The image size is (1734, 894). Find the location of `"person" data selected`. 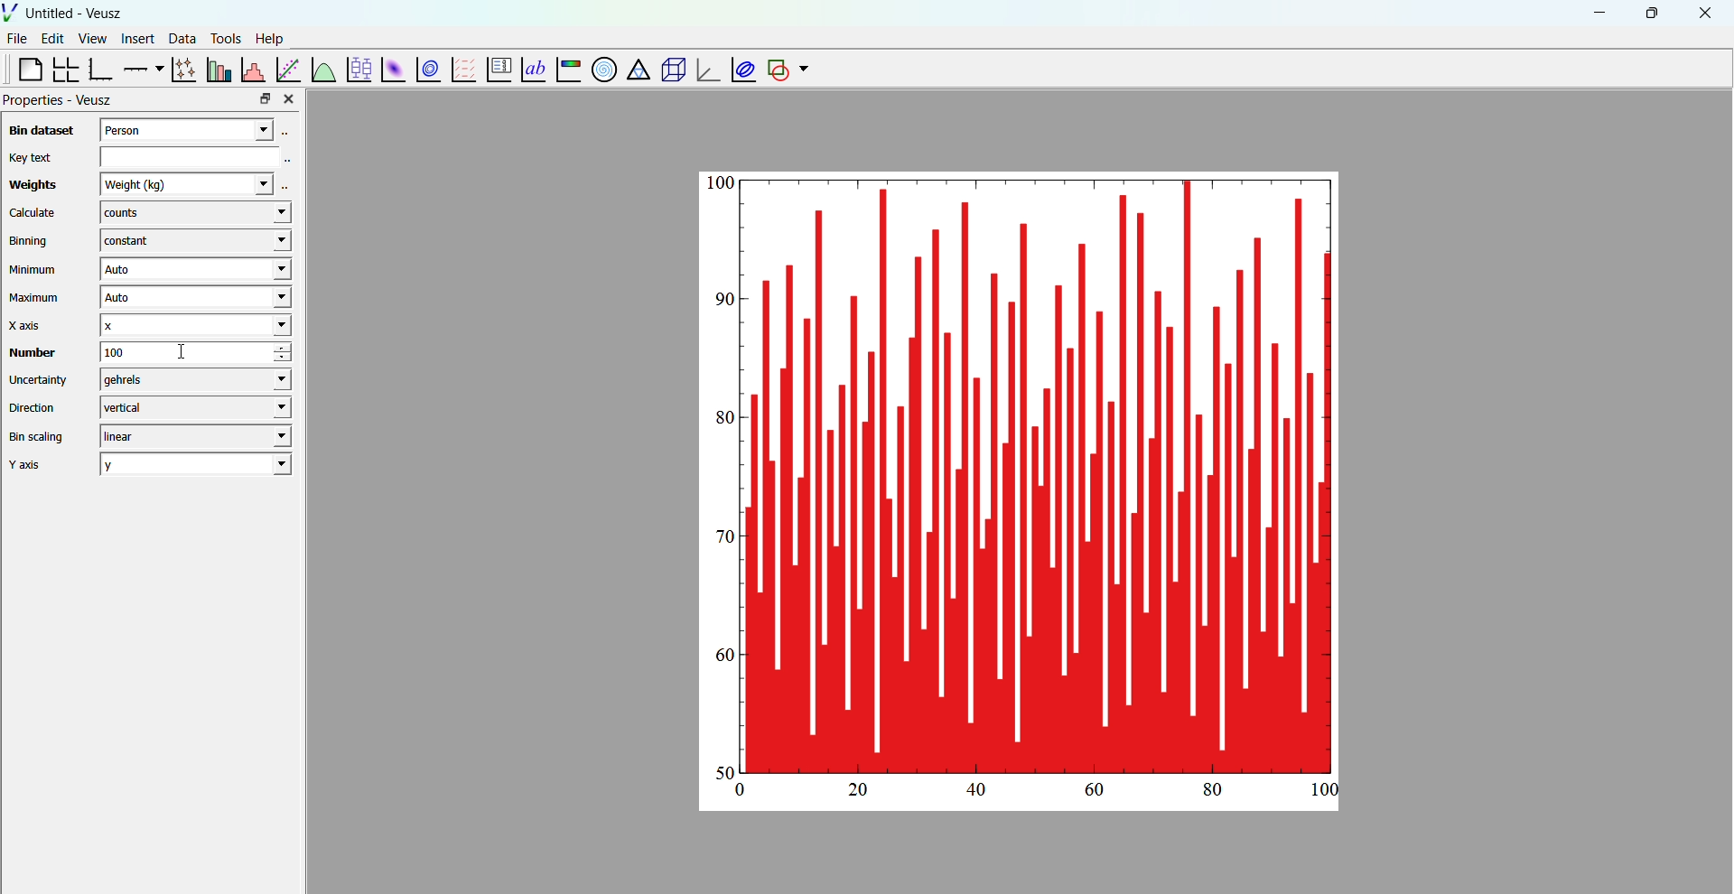

"person" data selected is located at coordinates (200, 128).